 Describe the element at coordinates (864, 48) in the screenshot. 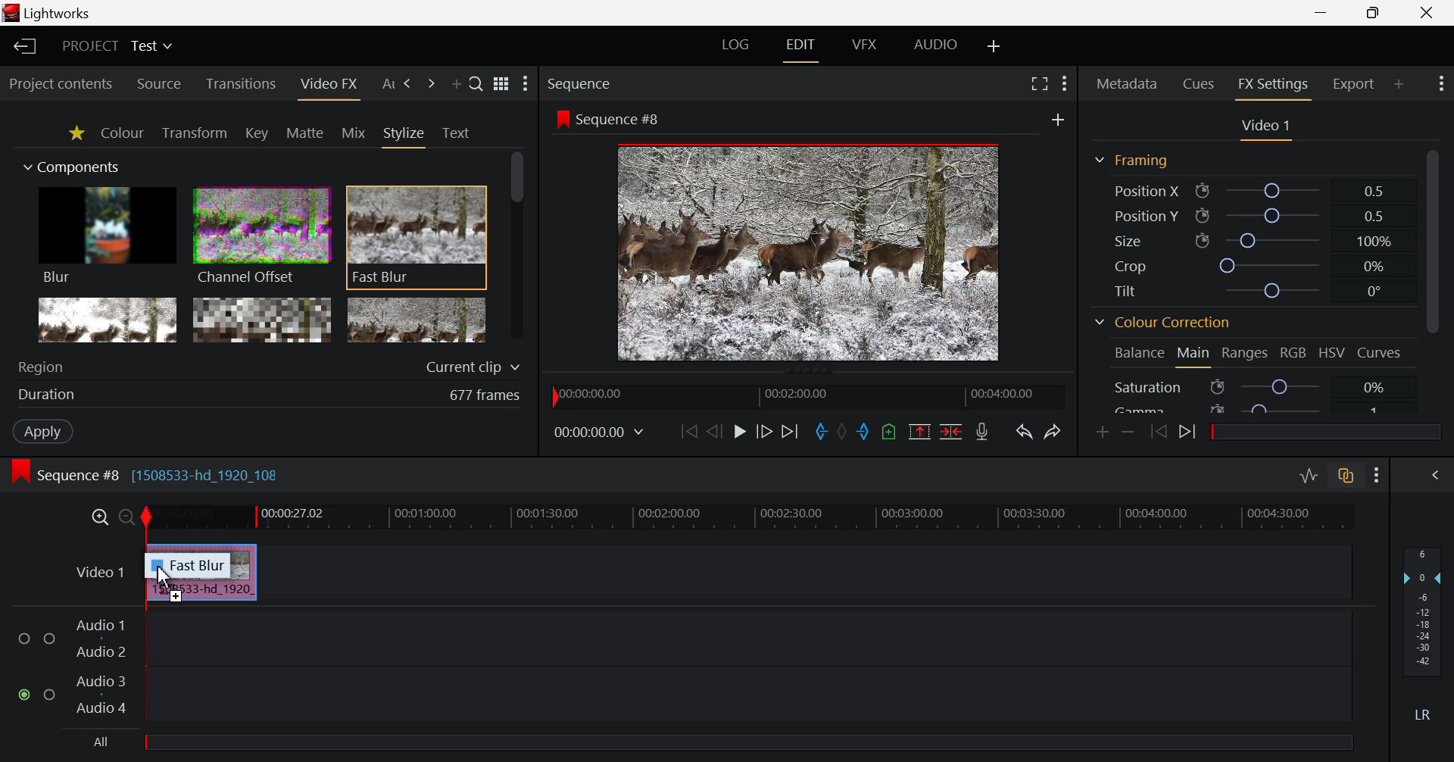

I see `VFX` at that location.